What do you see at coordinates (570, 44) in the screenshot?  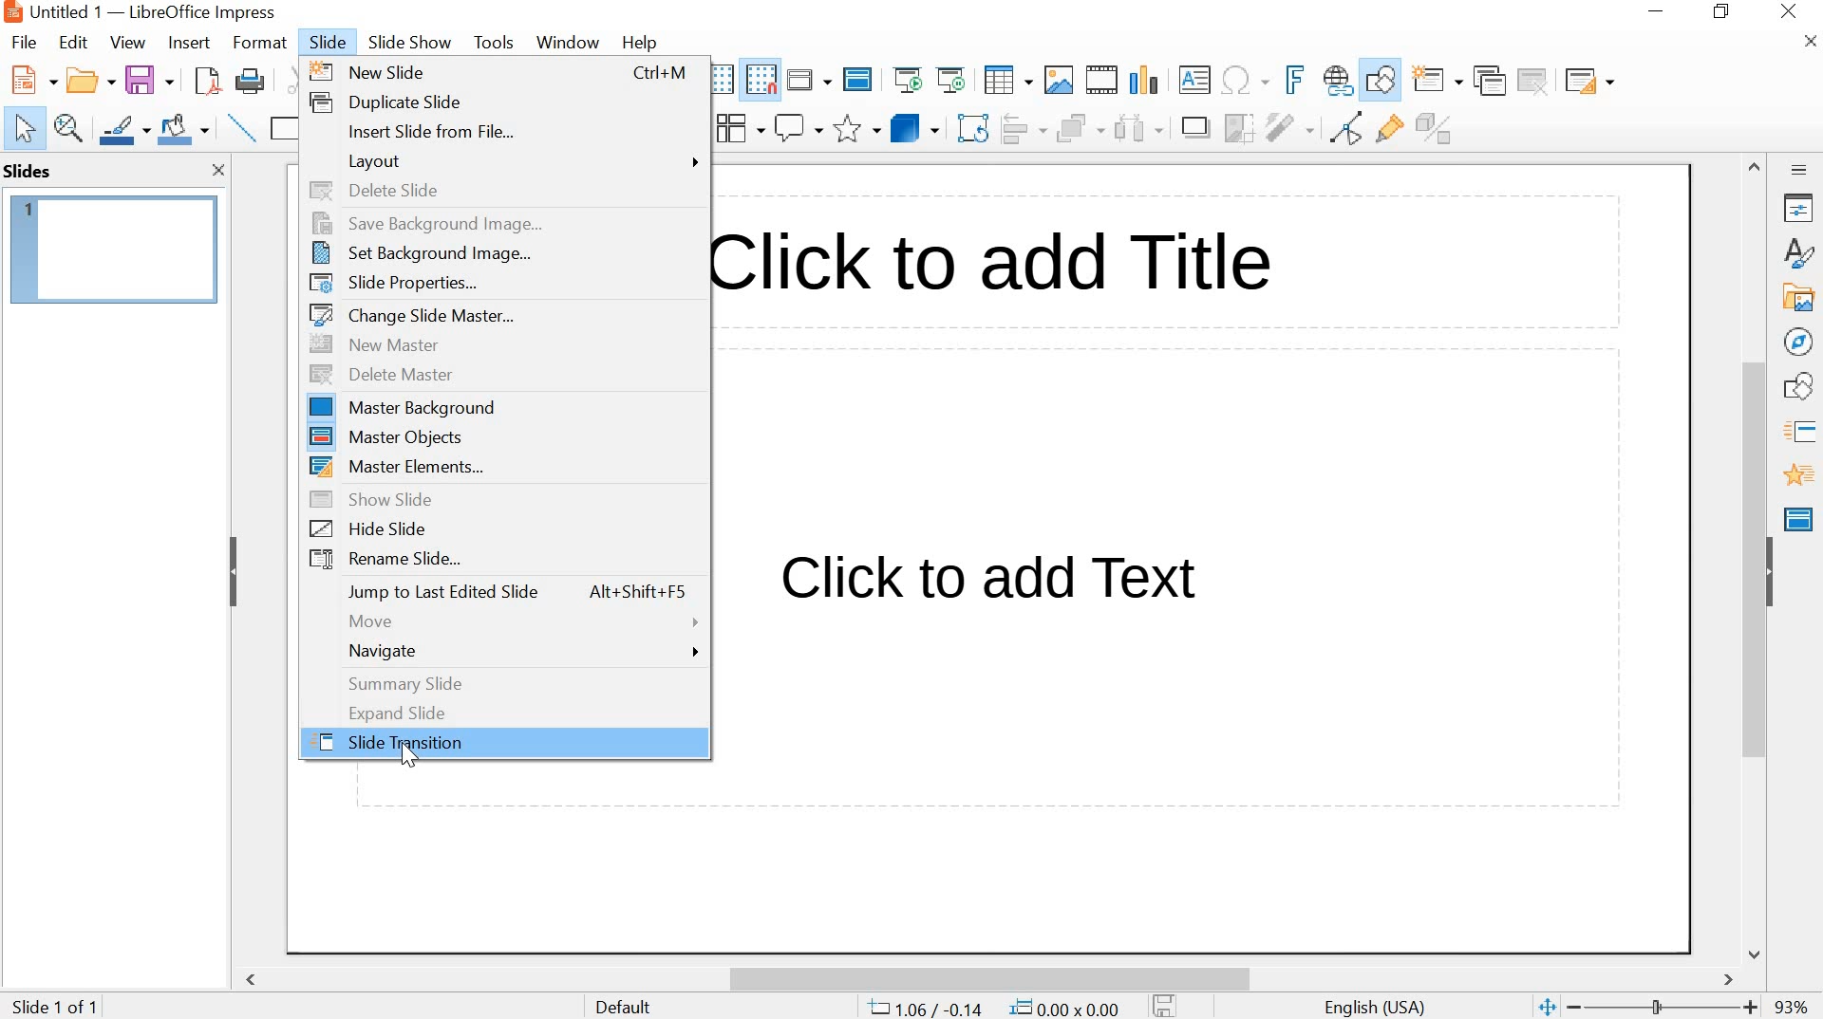 I see `WINDOW` at bounding box center [570, 44].